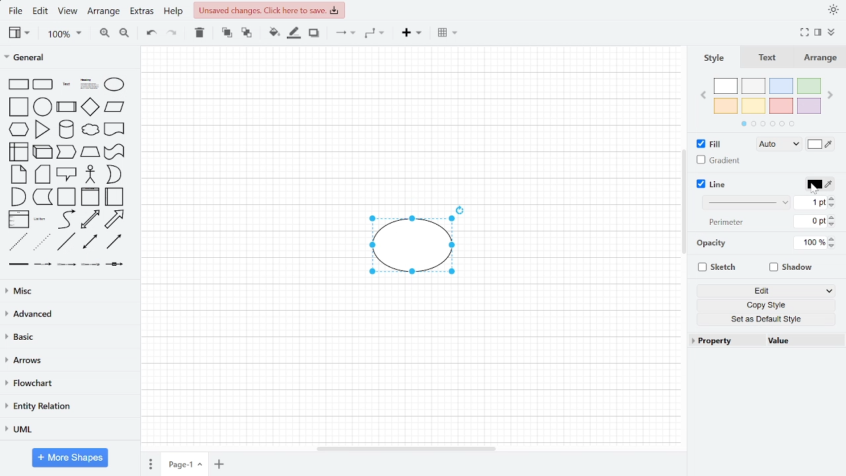  What do you see at coordinates (67, 174) in the screenshot?
I see `callout` at bounding box center [67, 174].